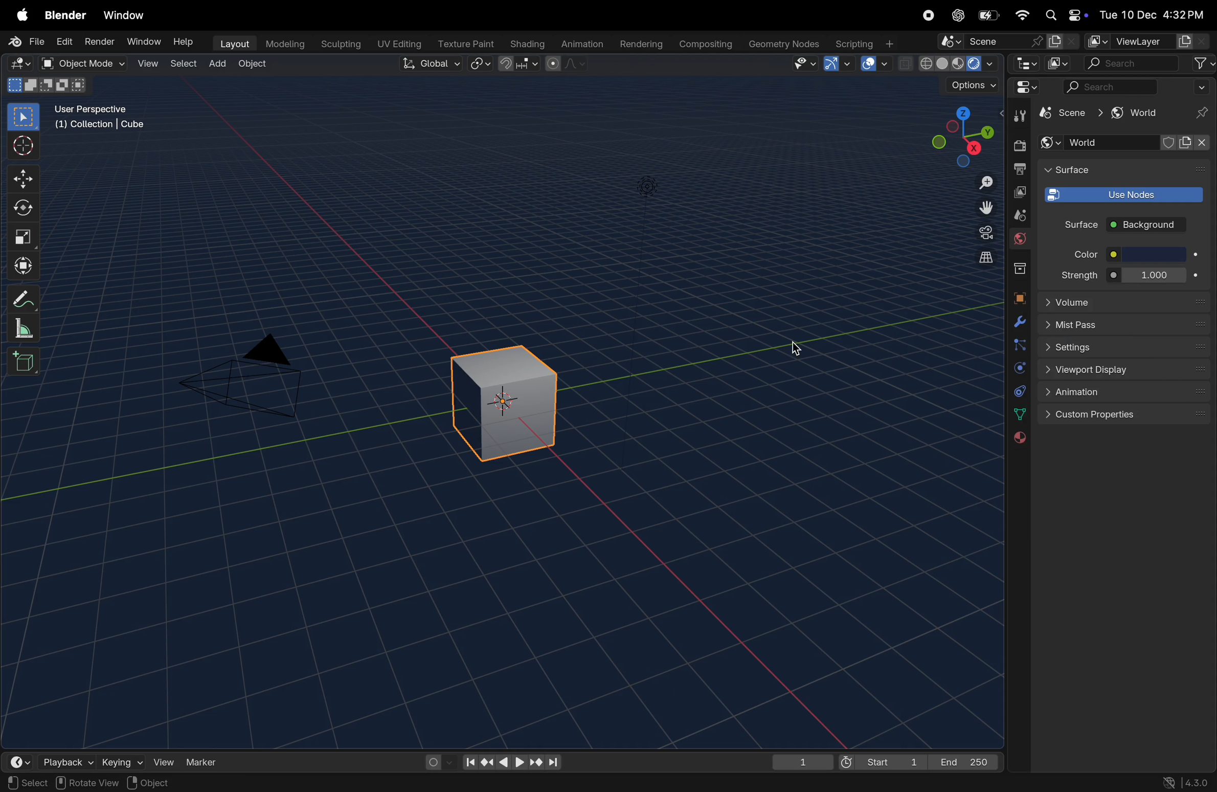 The width and height of the screenshot is (1217, 792). I want to click on bar, so click(1156, 255).